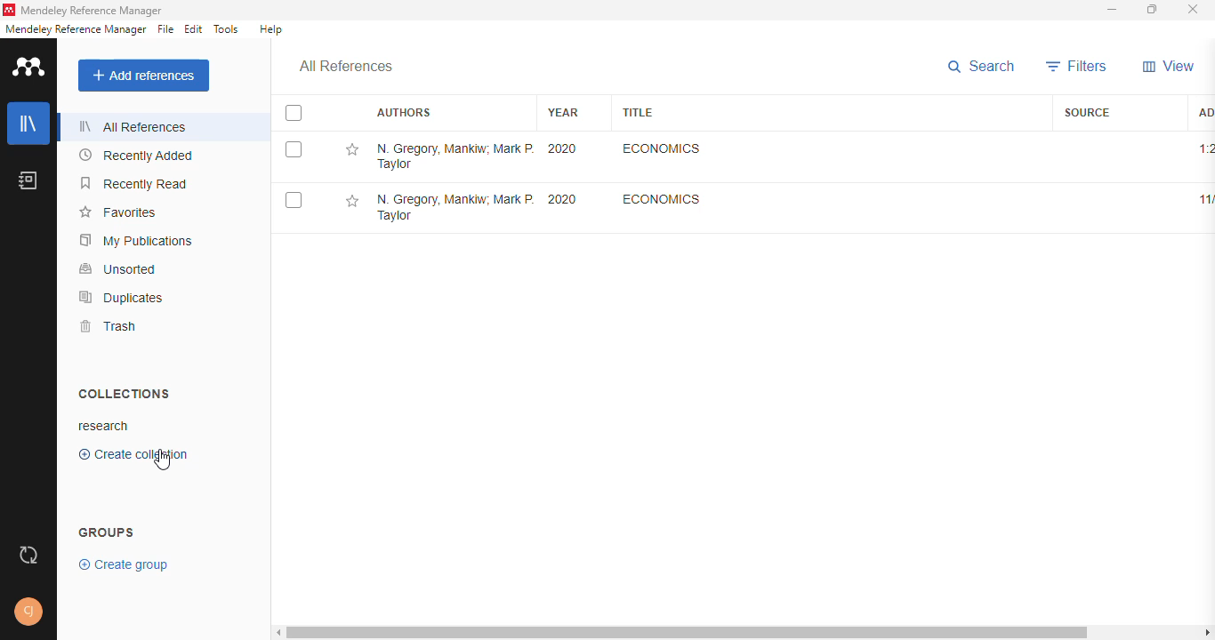 The height and width of the screenshot is (640, 1215). Describe the element at coordinates (227, 29) in the screenshot. I see `tools` at that location.